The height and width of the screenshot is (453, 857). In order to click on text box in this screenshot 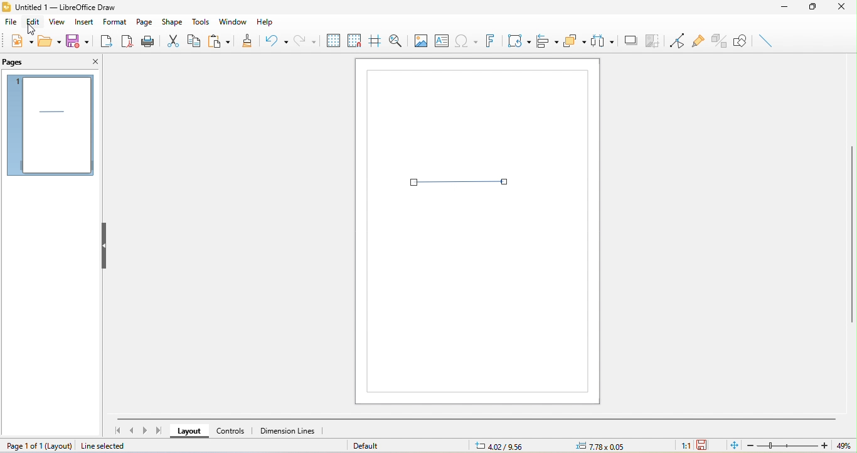, I will do `click(442, 40)`.